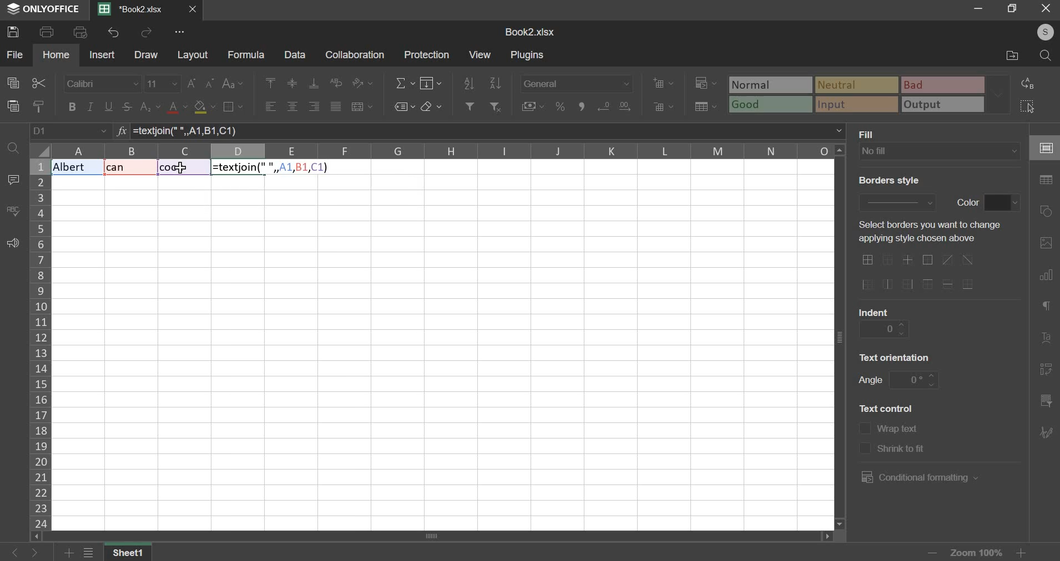 Image resolution: width=1060 pixels, height=561 pixels. What do you see at coordinates (13, 180) in the screenshot?
I see `comment` at bounding box center [13, 180].